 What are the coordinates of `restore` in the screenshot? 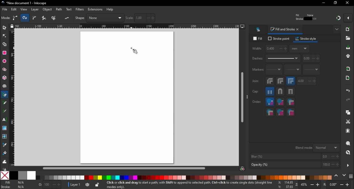 It's located at (336, 3).